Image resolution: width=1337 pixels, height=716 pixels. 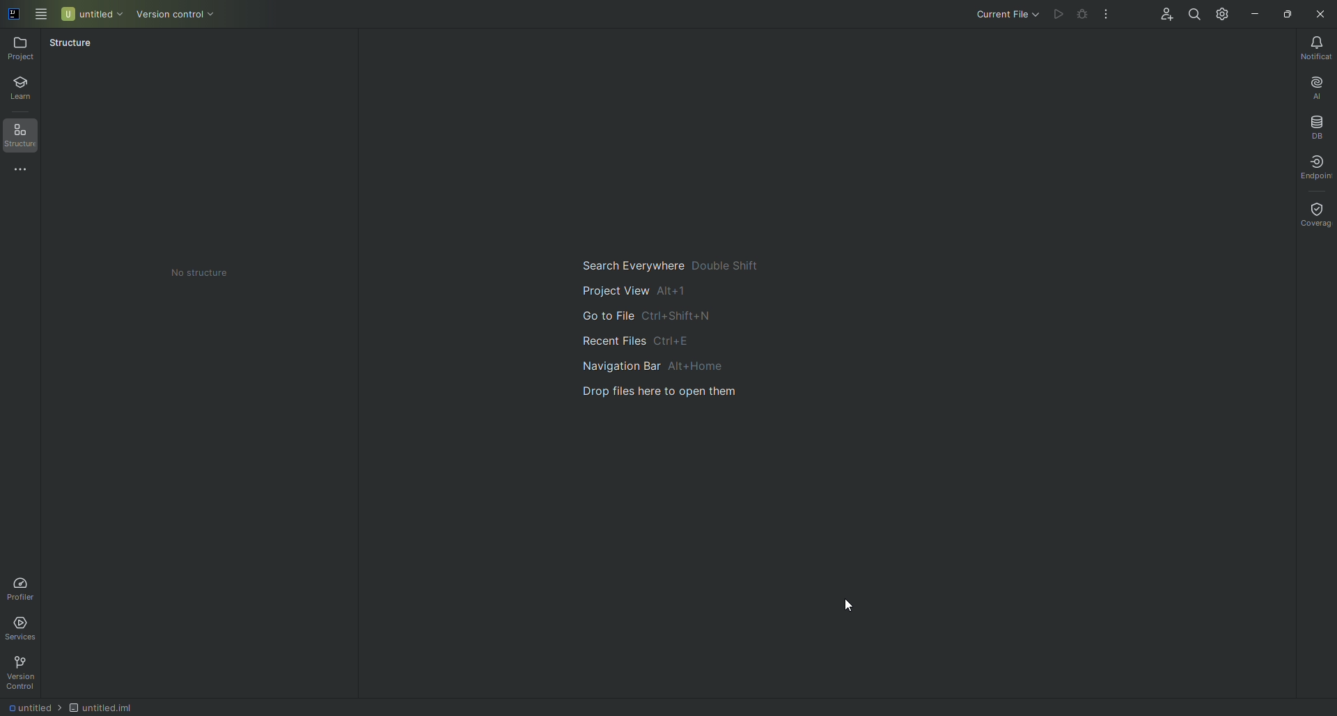 What do you see at coordinates (71, 708) in the screenshot?
I see `file path` at bounding box center [71, 708].